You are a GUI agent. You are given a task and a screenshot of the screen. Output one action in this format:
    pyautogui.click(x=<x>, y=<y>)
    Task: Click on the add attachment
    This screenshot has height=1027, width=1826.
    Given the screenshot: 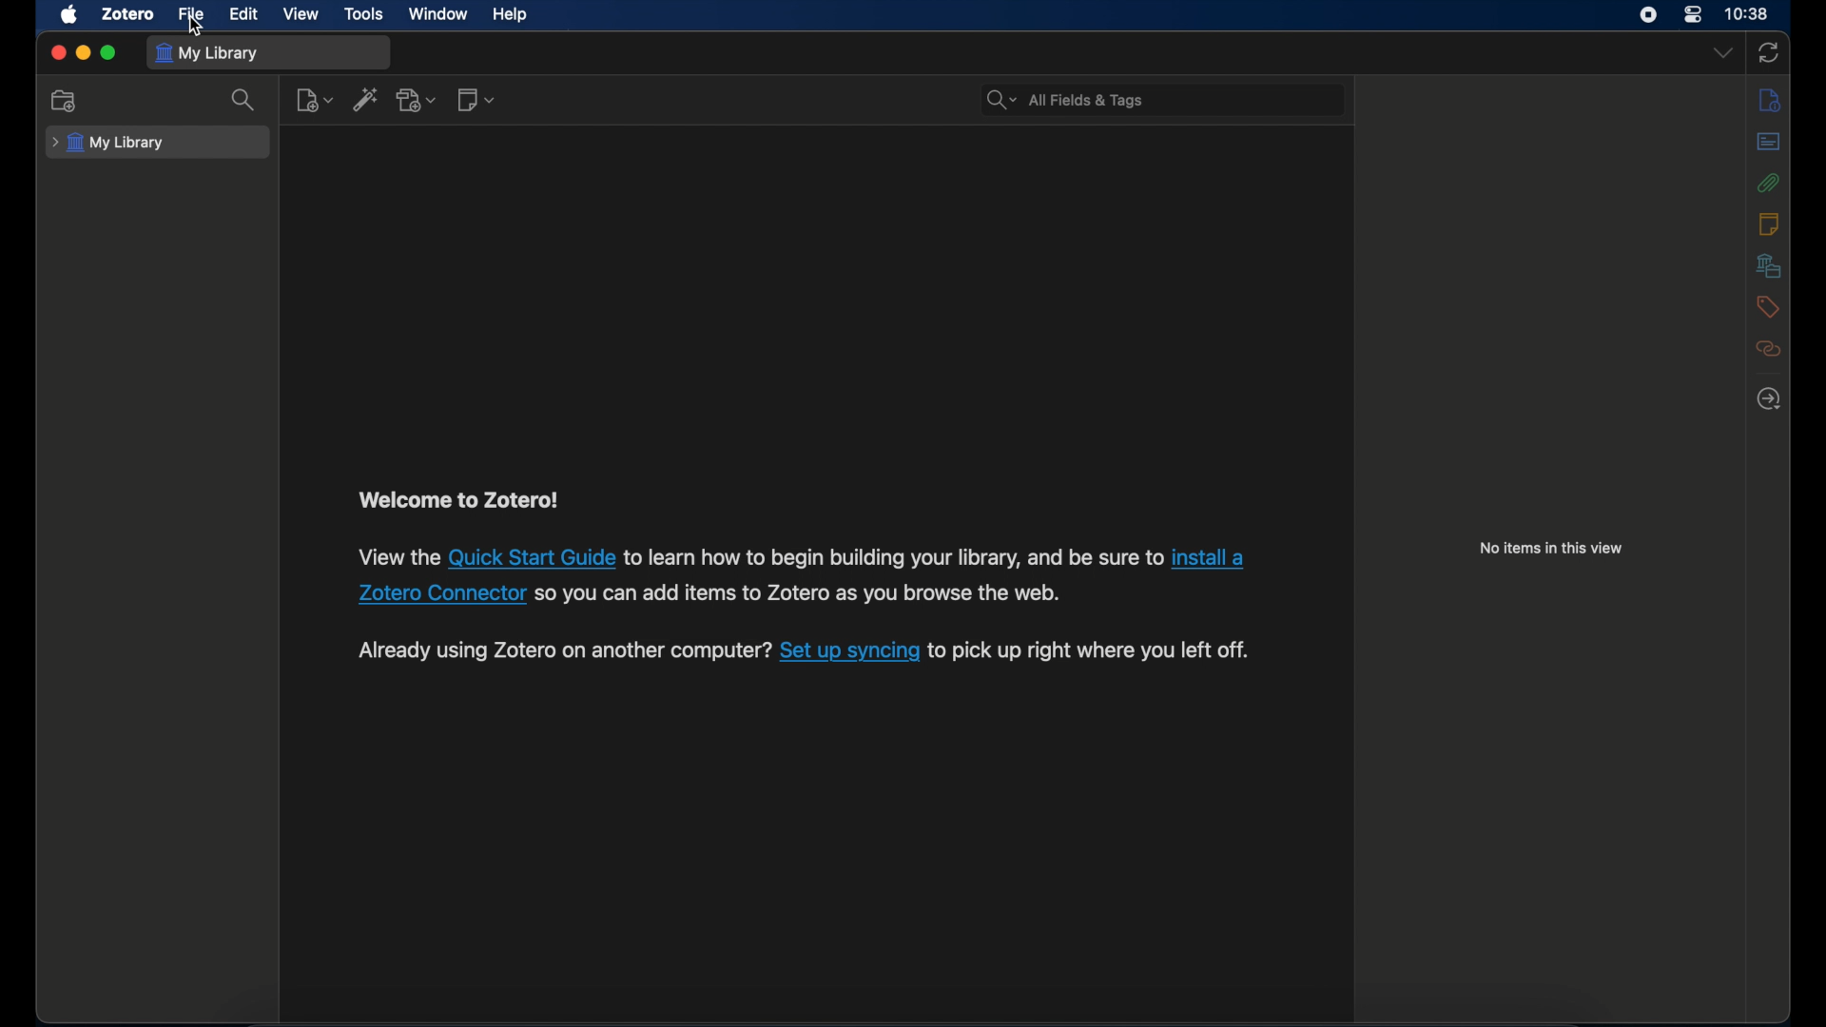 What is the action you would take?
    pyautogui.click(x=418, y=101)
    